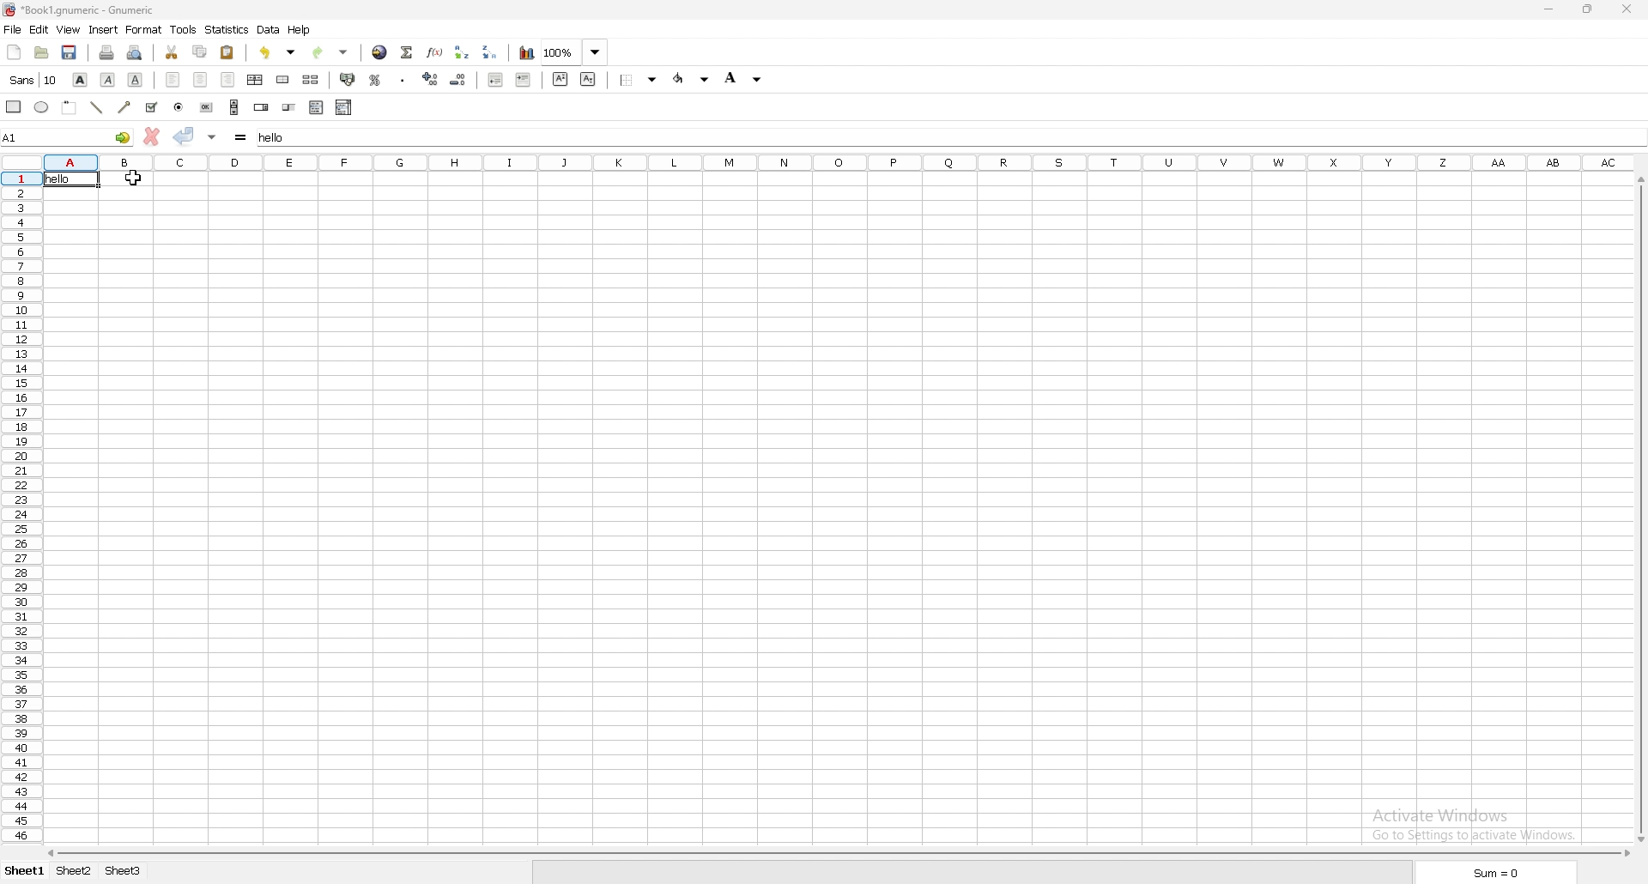 This screenshot has height=884, width=1648. Describe the element at coordinates (349, 81) in the screenshot. I see `accounting format` at that location.